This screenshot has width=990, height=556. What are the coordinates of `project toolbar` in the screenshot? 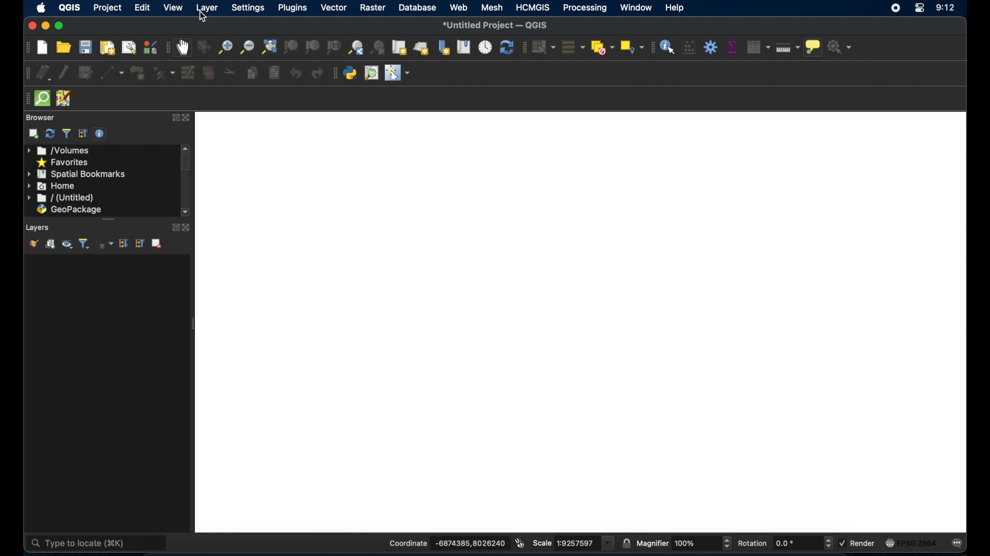 It's located at (24, 48).